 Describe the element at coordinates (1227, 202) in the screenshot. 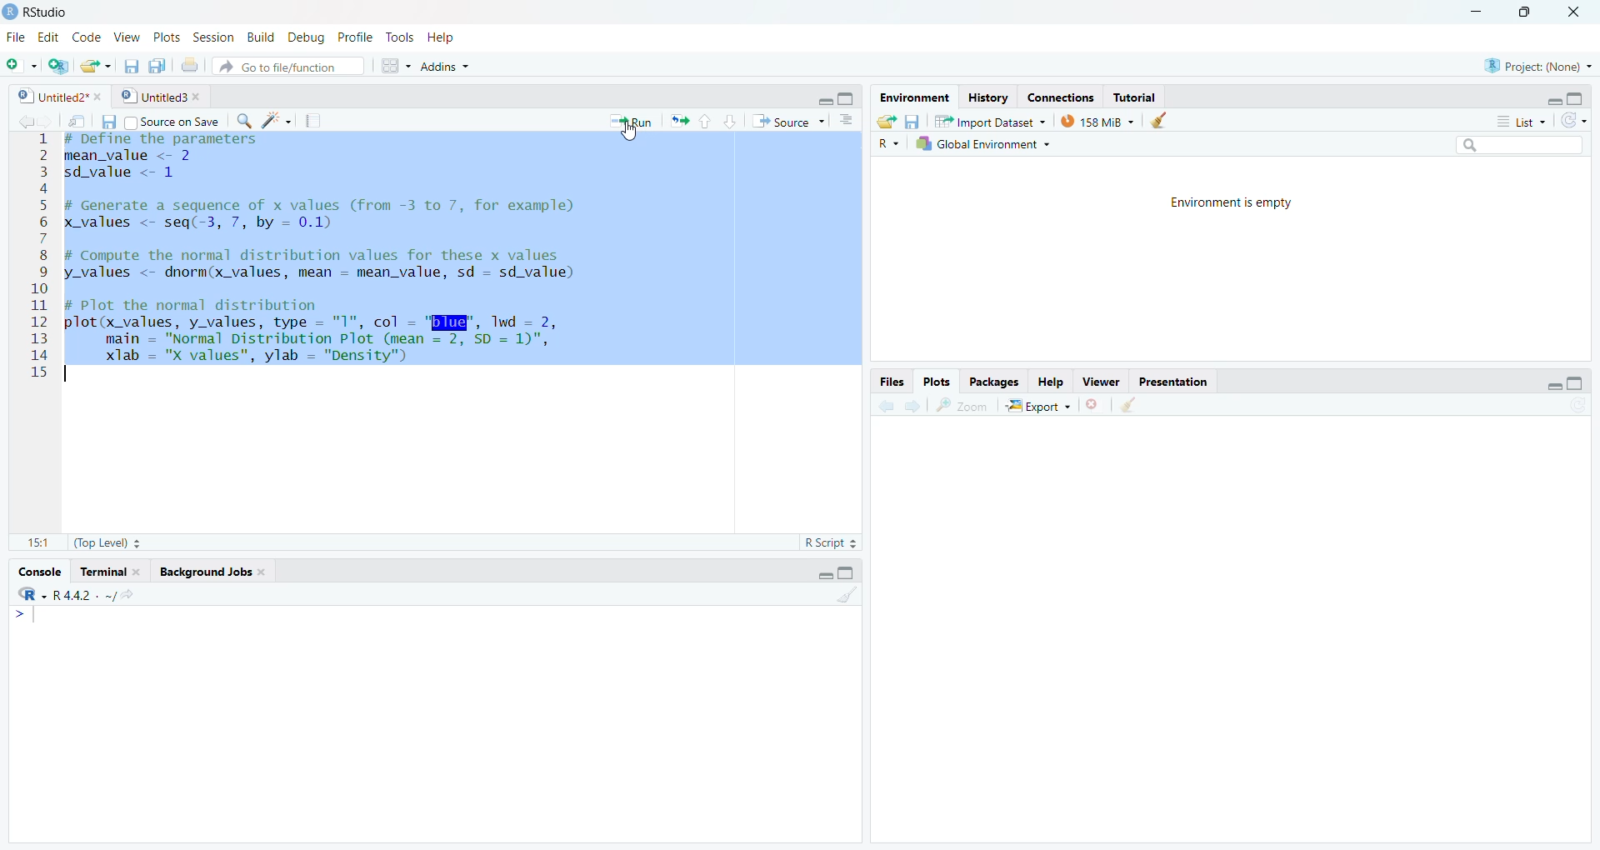

I see `Environment is empty` at that location.